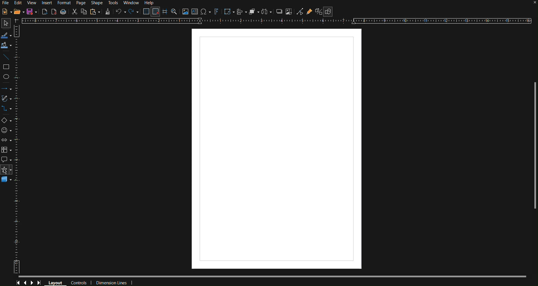  I want to click on Scrollbar, so click(273, 276).